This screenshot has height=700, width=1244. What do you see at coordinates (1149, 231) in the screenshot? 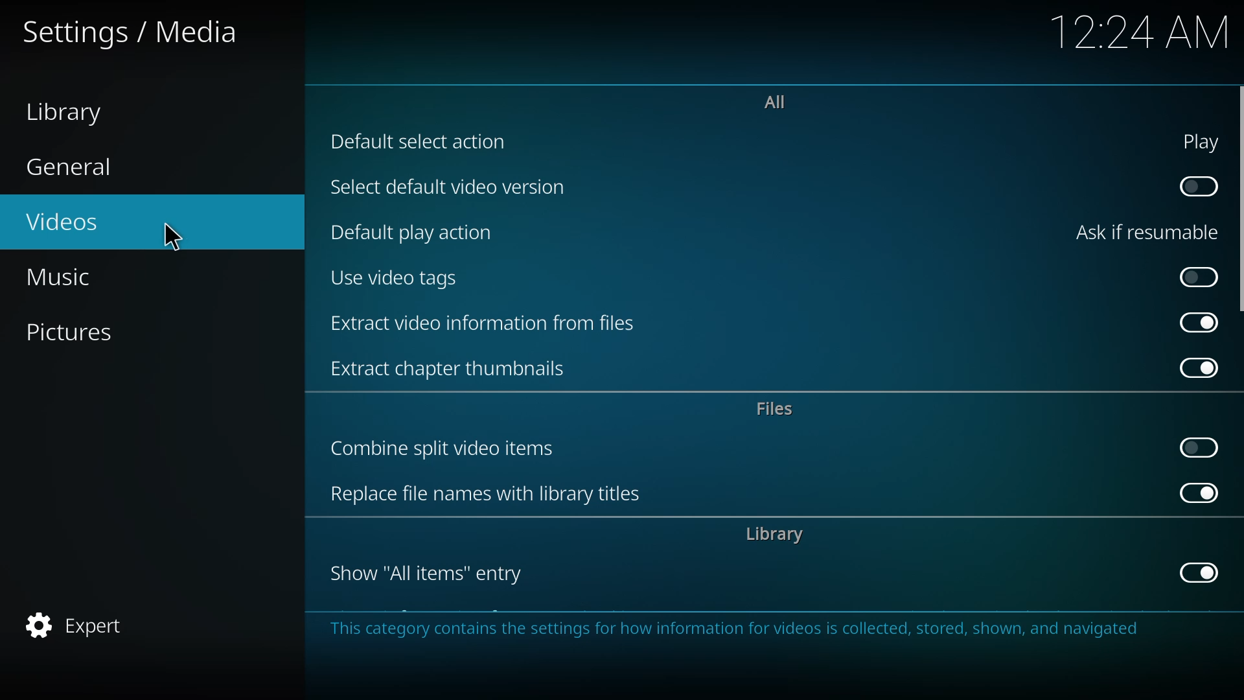
I see `ask if resumable` at bounding box center [1149, 231].